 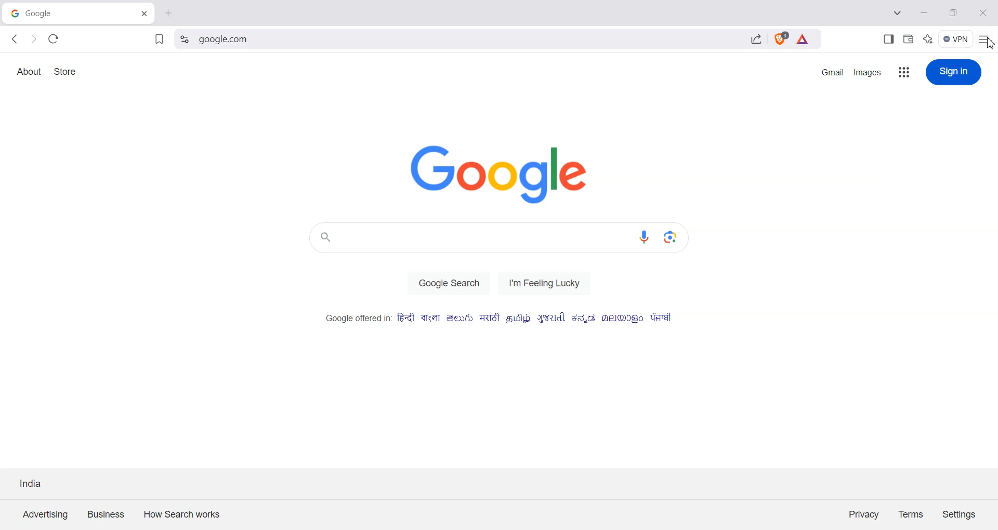 I want to click on Brave Reward, so click(x=804, y=41).